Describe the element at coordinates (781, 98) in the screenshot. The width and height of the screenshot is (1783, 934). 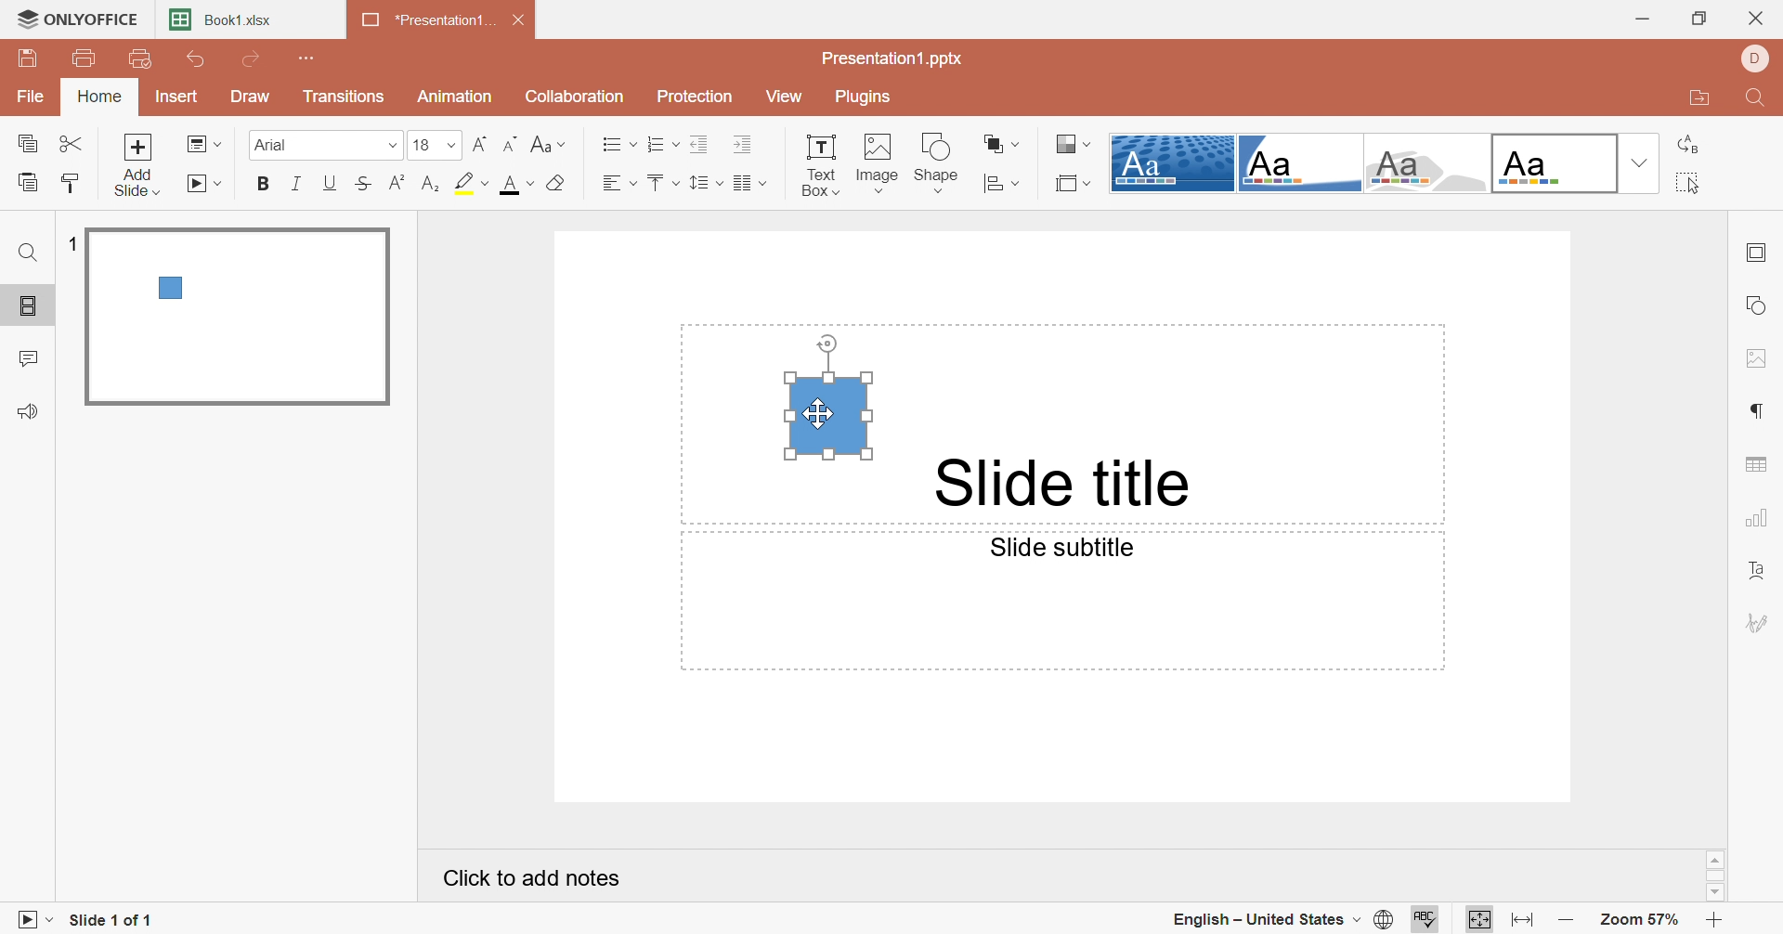
I see `View` at that location.